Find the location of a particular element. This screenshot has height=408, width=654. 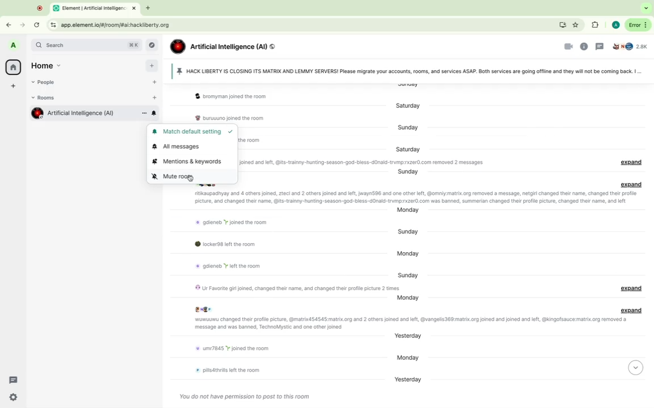

Install element is located at coordinates (561, 24).